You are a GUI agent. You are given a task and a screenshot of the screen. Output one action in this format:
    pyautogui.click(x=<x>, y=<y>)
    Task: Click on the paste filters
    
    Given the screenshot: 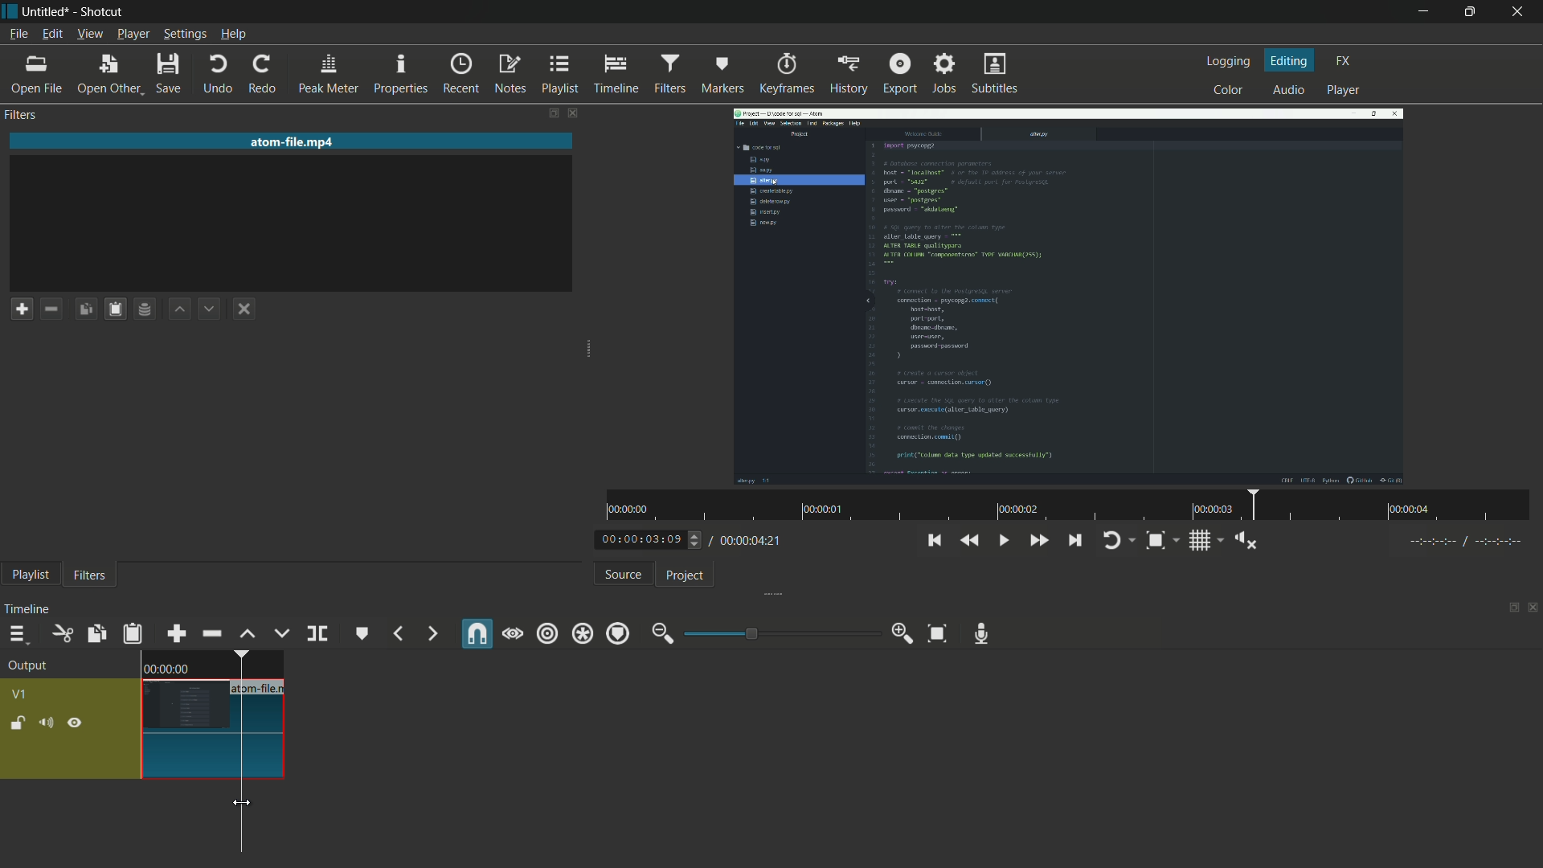 What is the action you would take?
    pyautogui.click(x=113, y=309)
    